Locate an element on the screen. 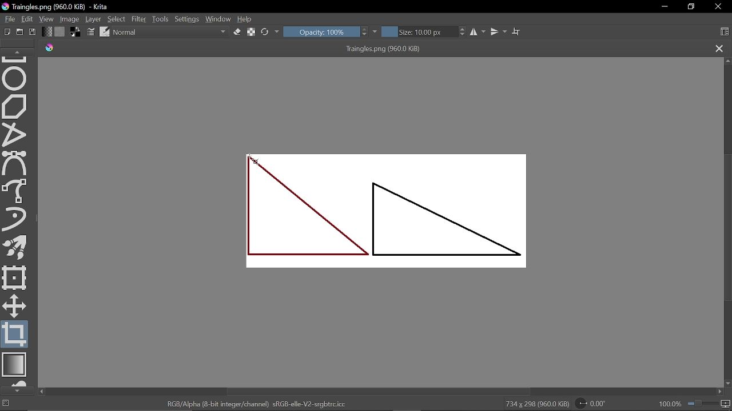  Settings is located at coordinates (187, 19).